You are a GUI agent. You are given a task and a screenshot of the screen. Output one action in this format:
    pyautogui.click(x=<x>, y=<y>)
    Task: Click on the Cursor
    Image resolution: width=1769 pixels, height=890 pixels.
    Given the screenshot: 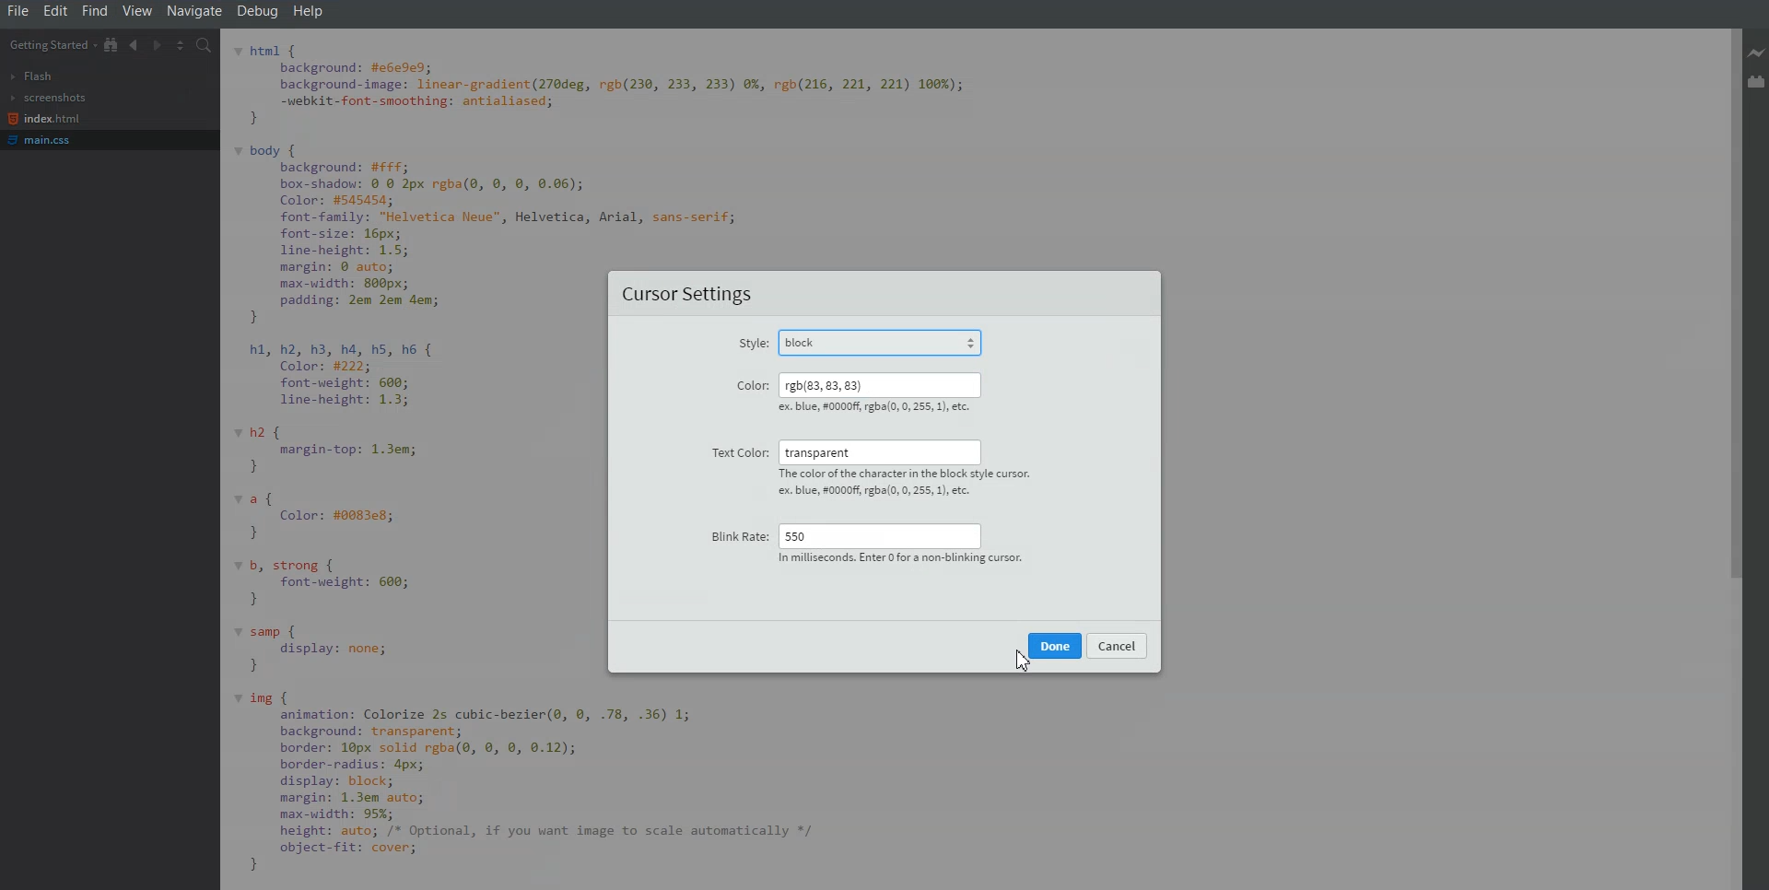 What is the action you would take?
    pyautogui.click(x=1023, y=658)
    